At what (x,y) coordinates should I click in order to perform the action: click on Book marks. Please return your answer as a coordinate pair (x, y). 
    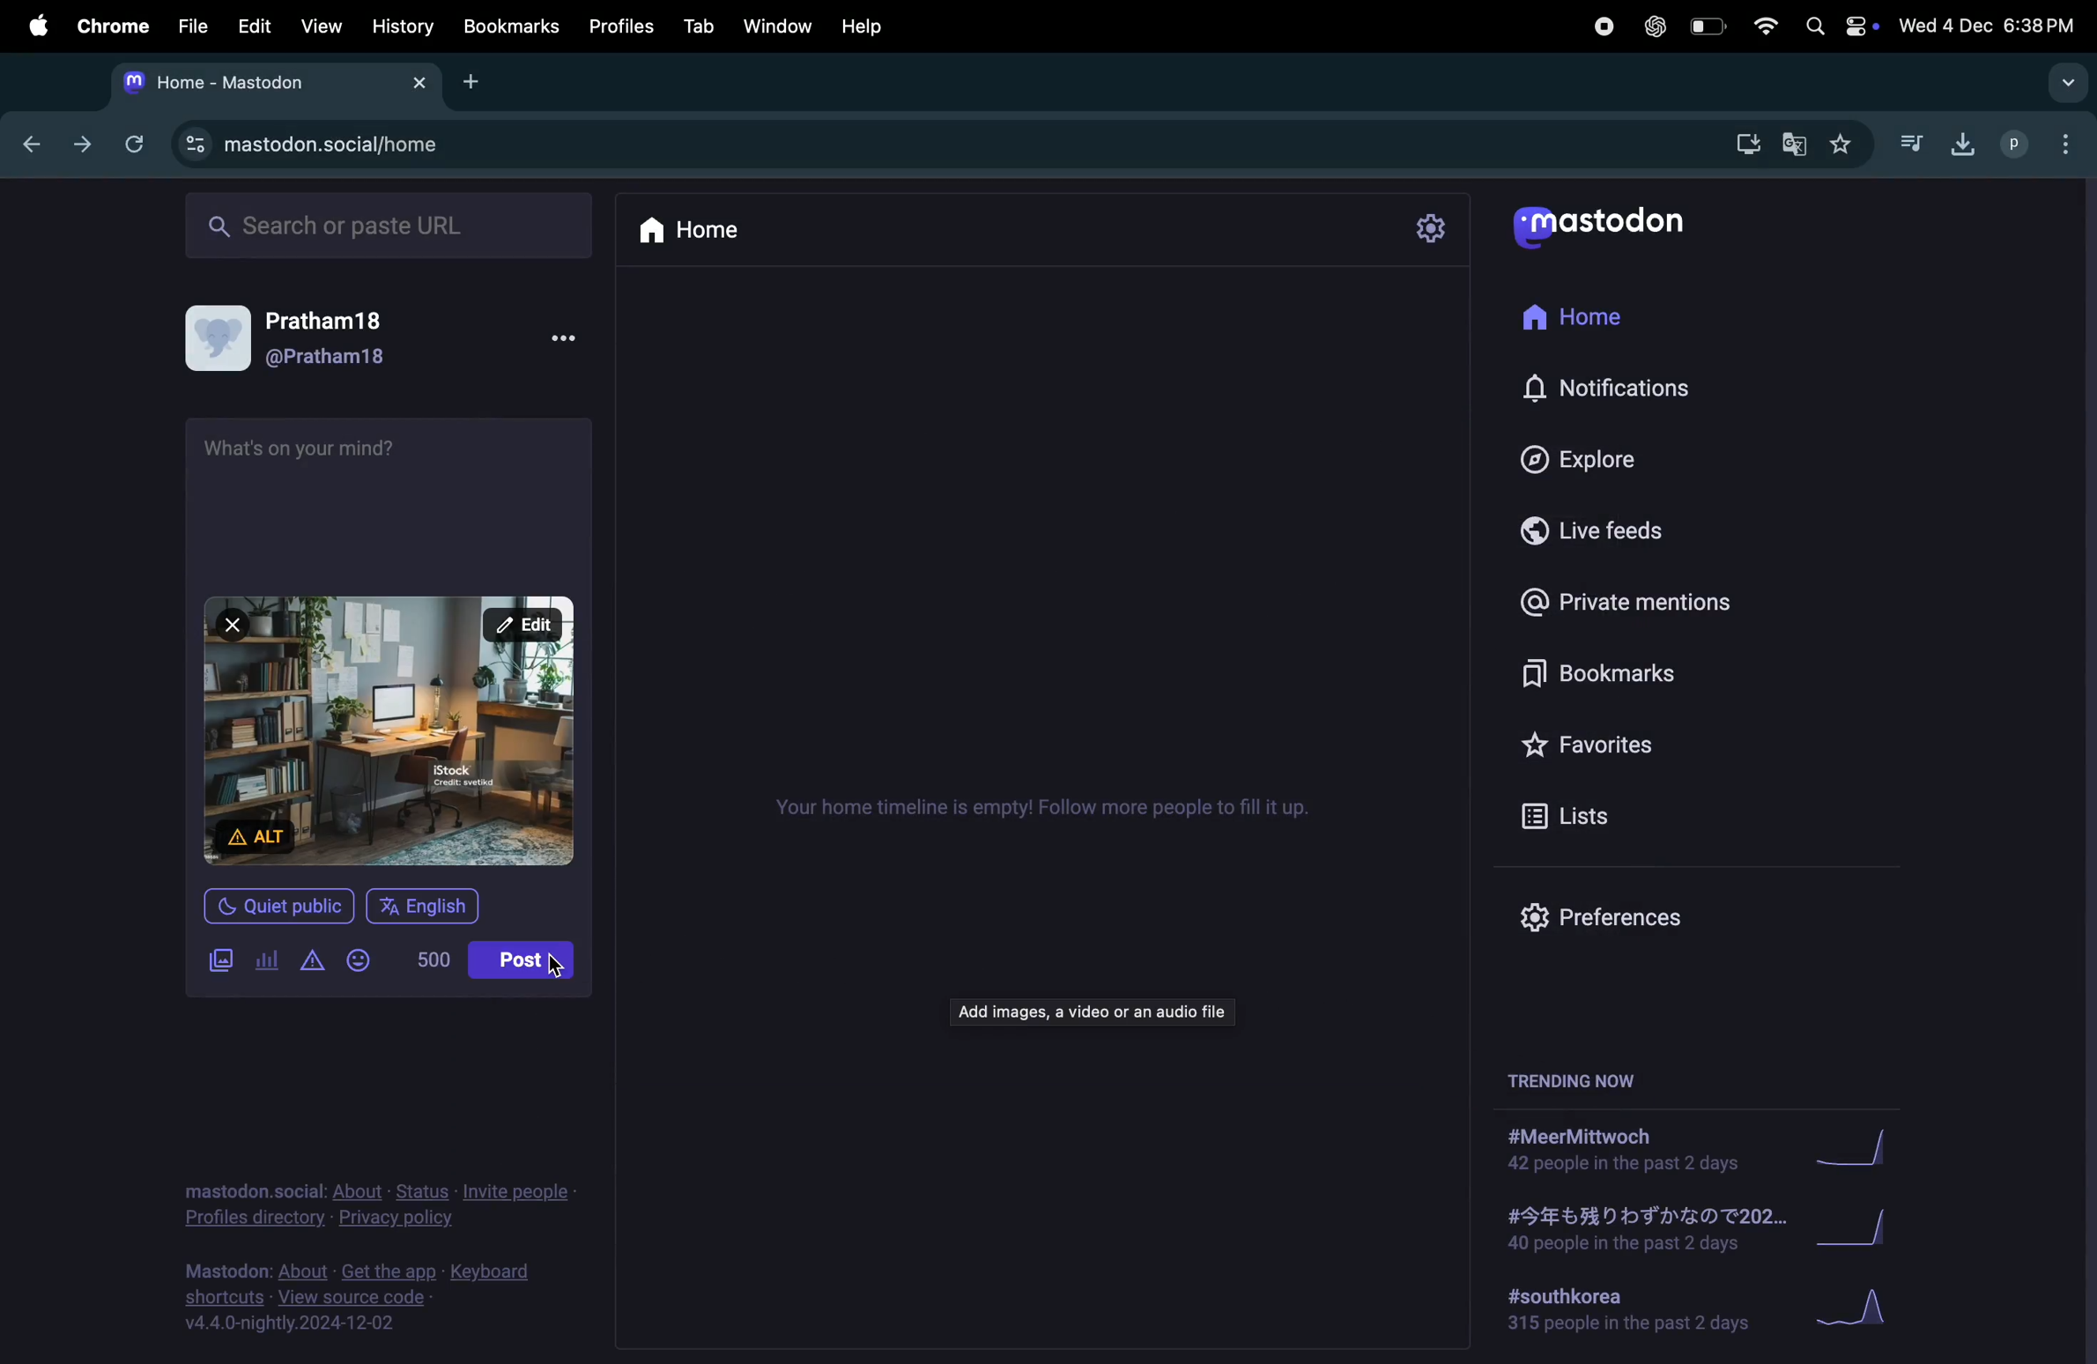
    Looking at the image, I should click on (1599, 675).